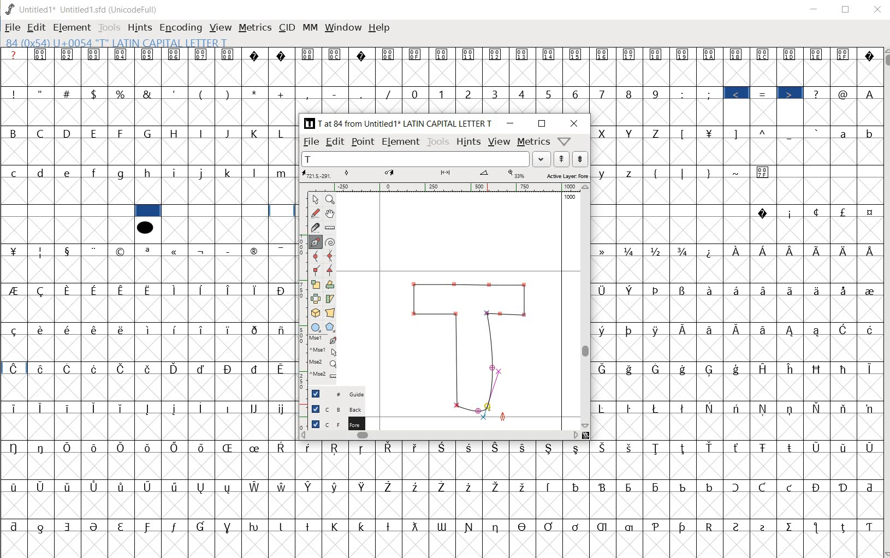 This screenshot has height=558, width=890. Describe the element at coordinates (95, 173) in the screenshot. I see `f` at that location.